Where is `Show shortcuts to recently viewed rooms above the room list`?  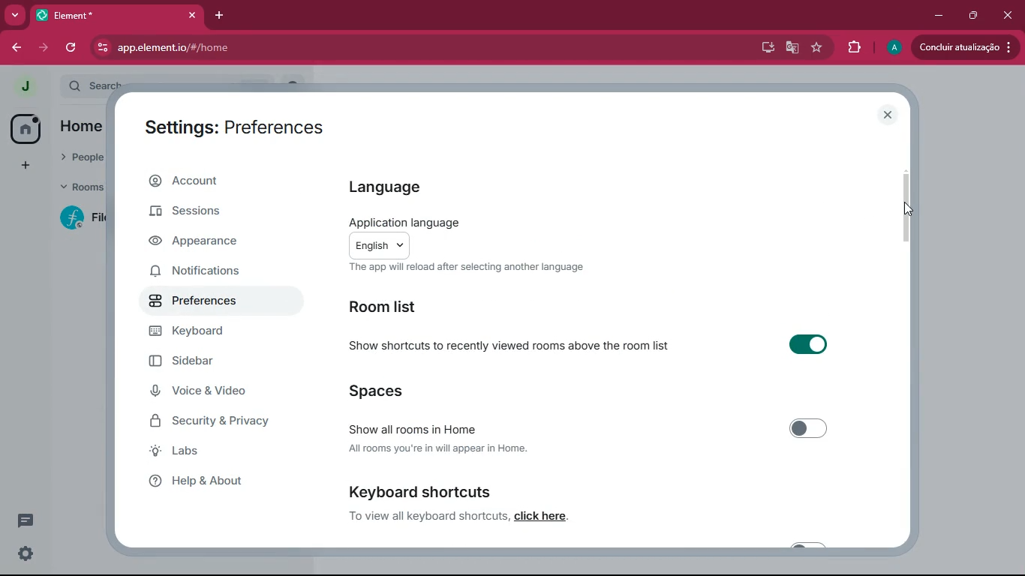
Show shortcuts to recently viewed rooms above the room list is located at coordinates (592, 346).